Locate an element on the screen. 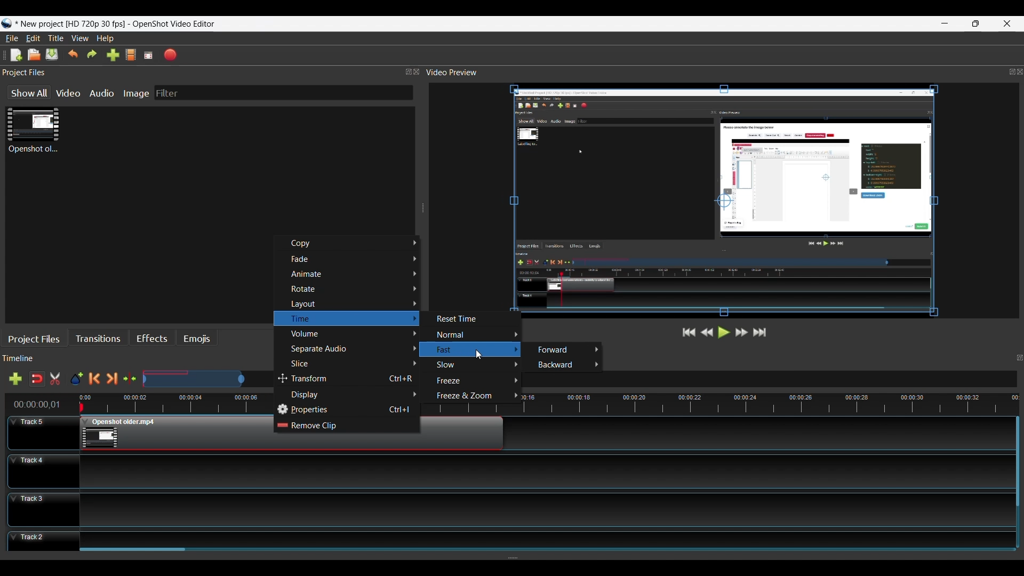 This screenshot has height=576, width=1024. Clip is located at coordinates (33, 132).